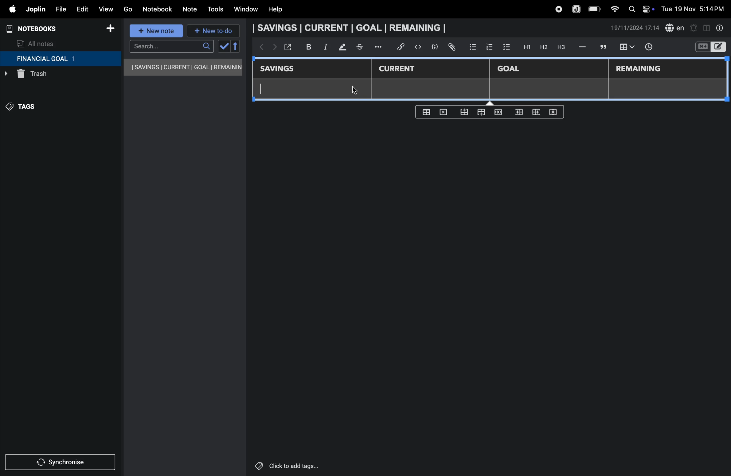  What do you see at coordinates (80, 8) in the screenshot?
I see `edit` at bounding box center [80, 8].